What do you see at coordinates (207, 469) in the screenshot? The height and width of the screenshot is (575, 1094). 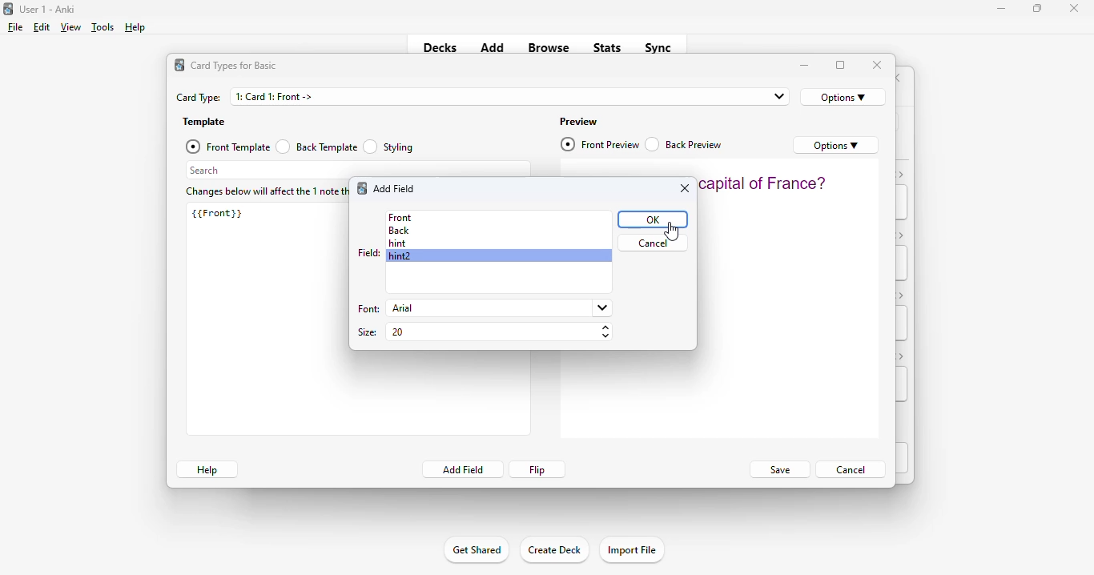 I see `help` at bounding box center [207, 469].